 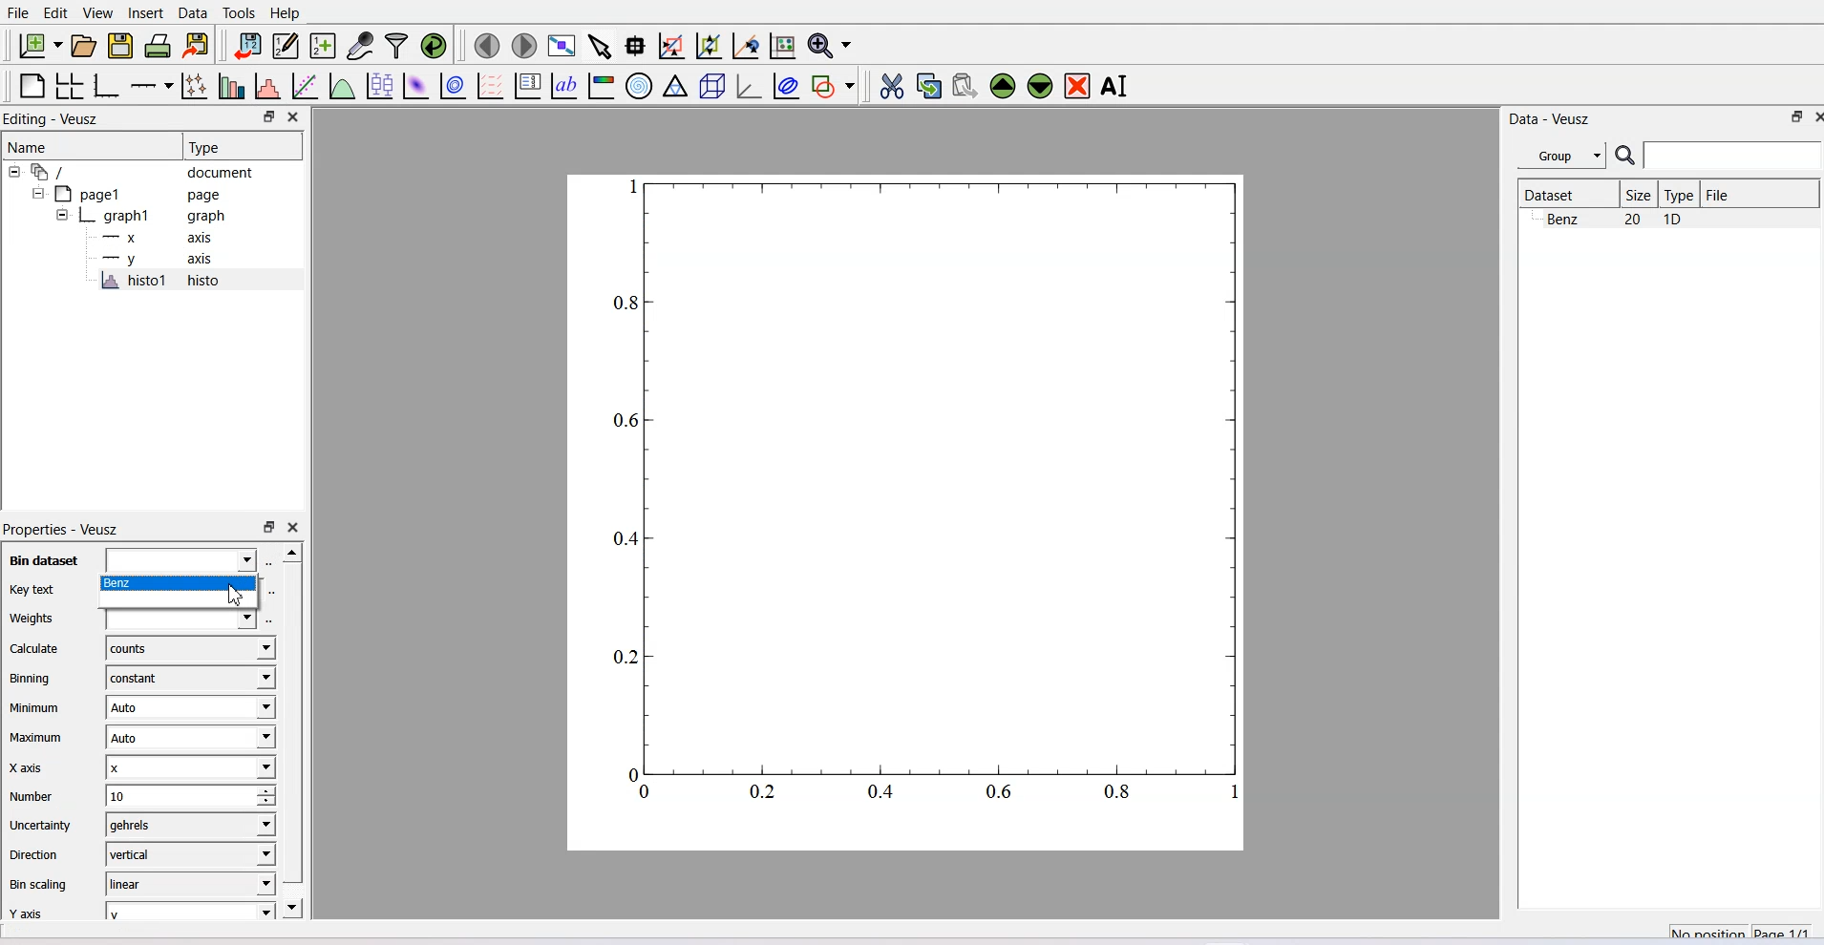 I want to click on Tools, so click(x=239, y=13).